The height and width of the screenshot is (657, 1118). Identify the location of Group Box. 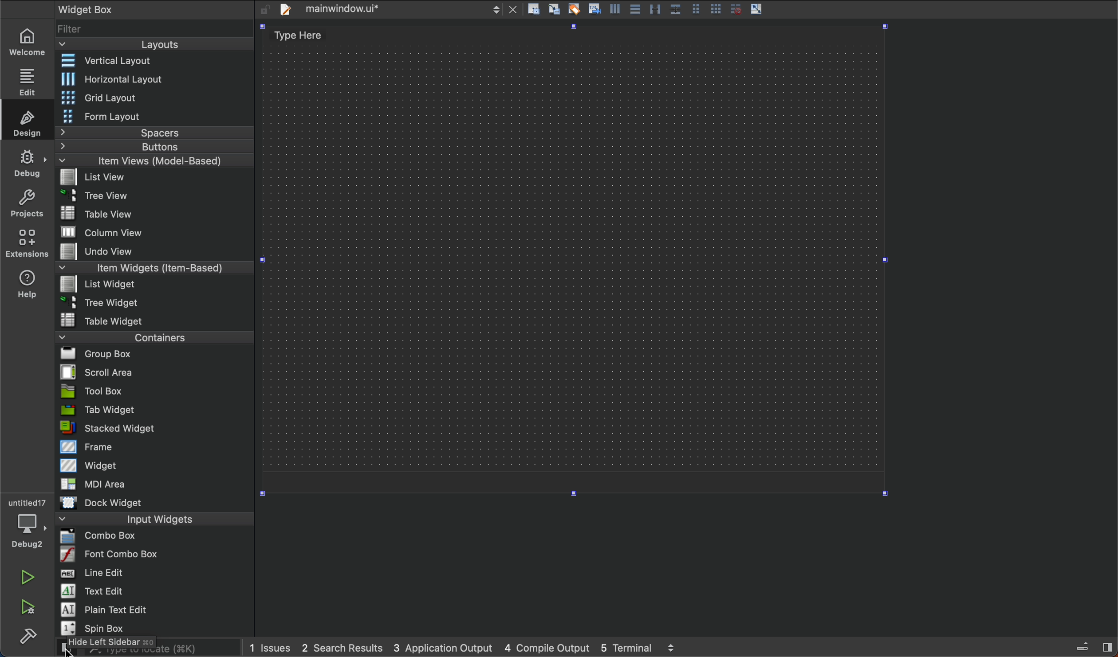
(96, 354).